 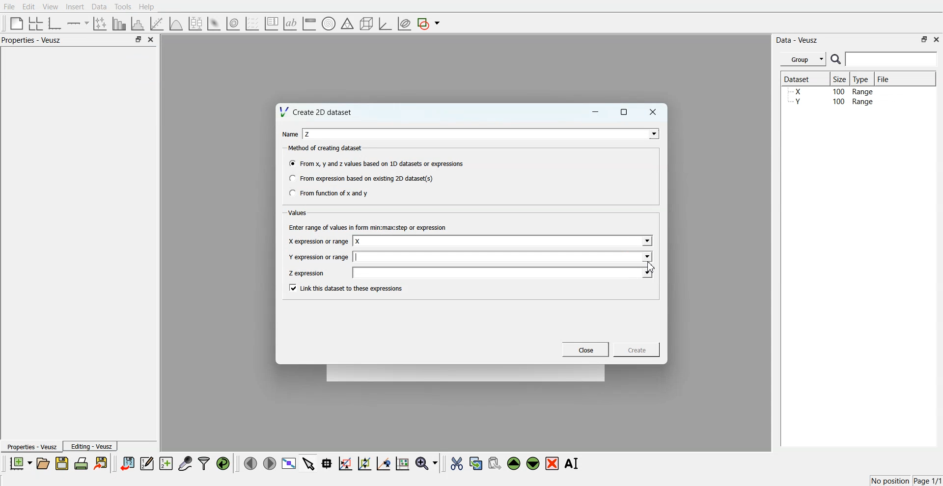 I want to click on Read data points from graph, so click(x=327, y=463).